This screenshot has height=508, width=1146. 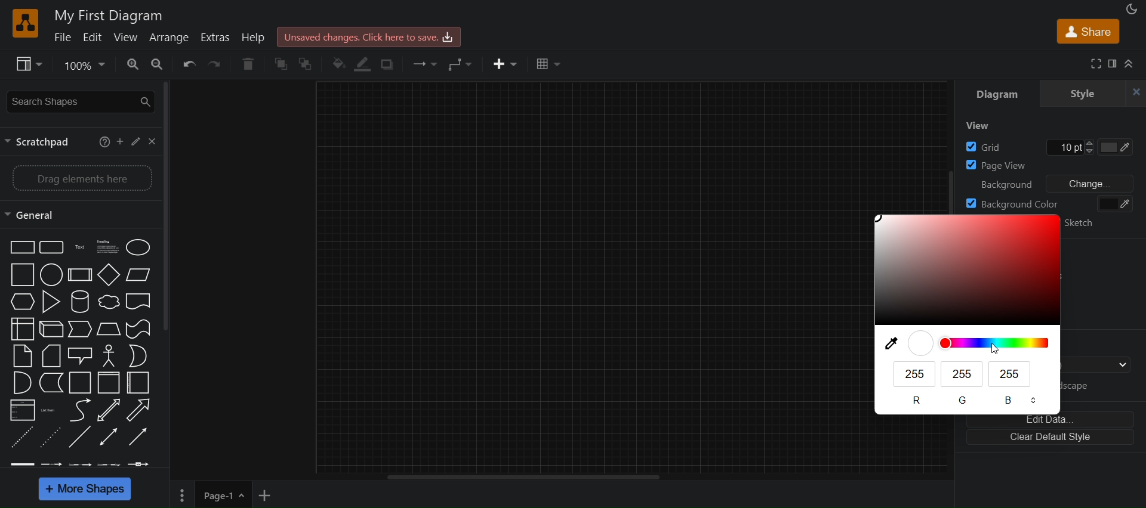 I want to click on diagram, so click(x=998, y=91).